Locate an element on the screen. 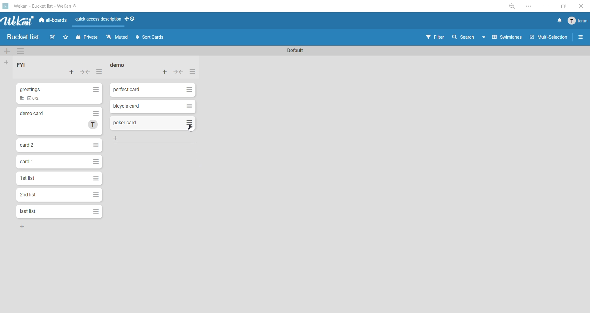 Image resolution: width=590 pixels, height=313 pixels. collapse is located at coordinates (179, 73).